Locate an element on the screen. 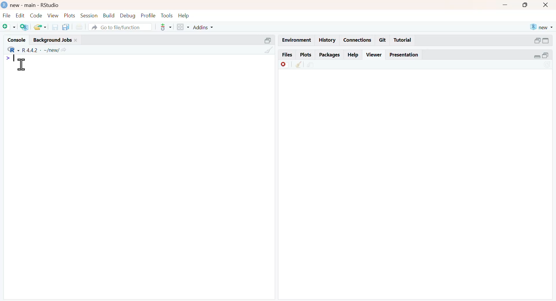 This screenshot has width=556, height=301. print is located at coordinates (79, 27).